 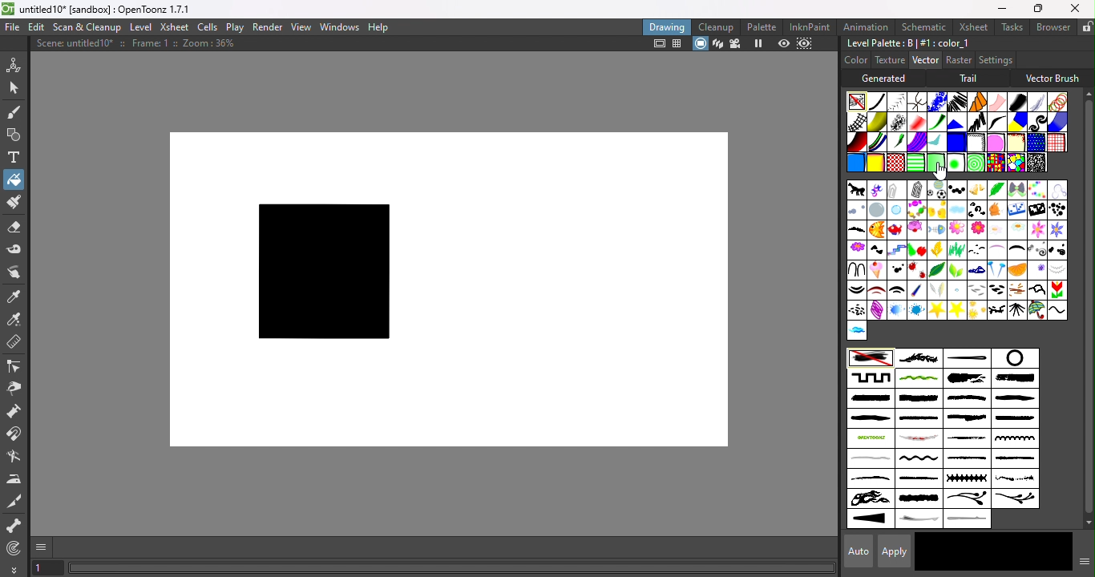 I want to click on star, so click(x=936, y=310).